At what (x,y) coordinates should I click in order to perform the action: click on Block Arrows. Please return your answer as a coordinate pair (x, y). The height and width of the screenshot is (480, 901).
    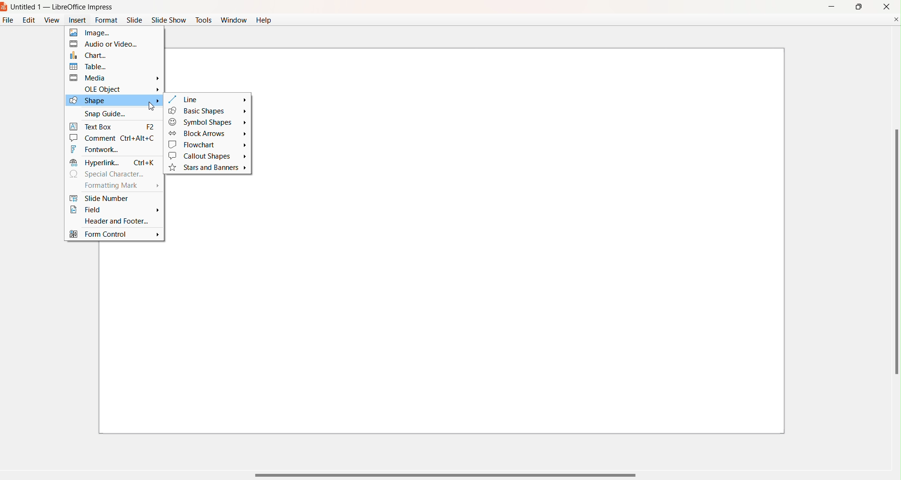
    Looking at the image, I should click on (207, 134).